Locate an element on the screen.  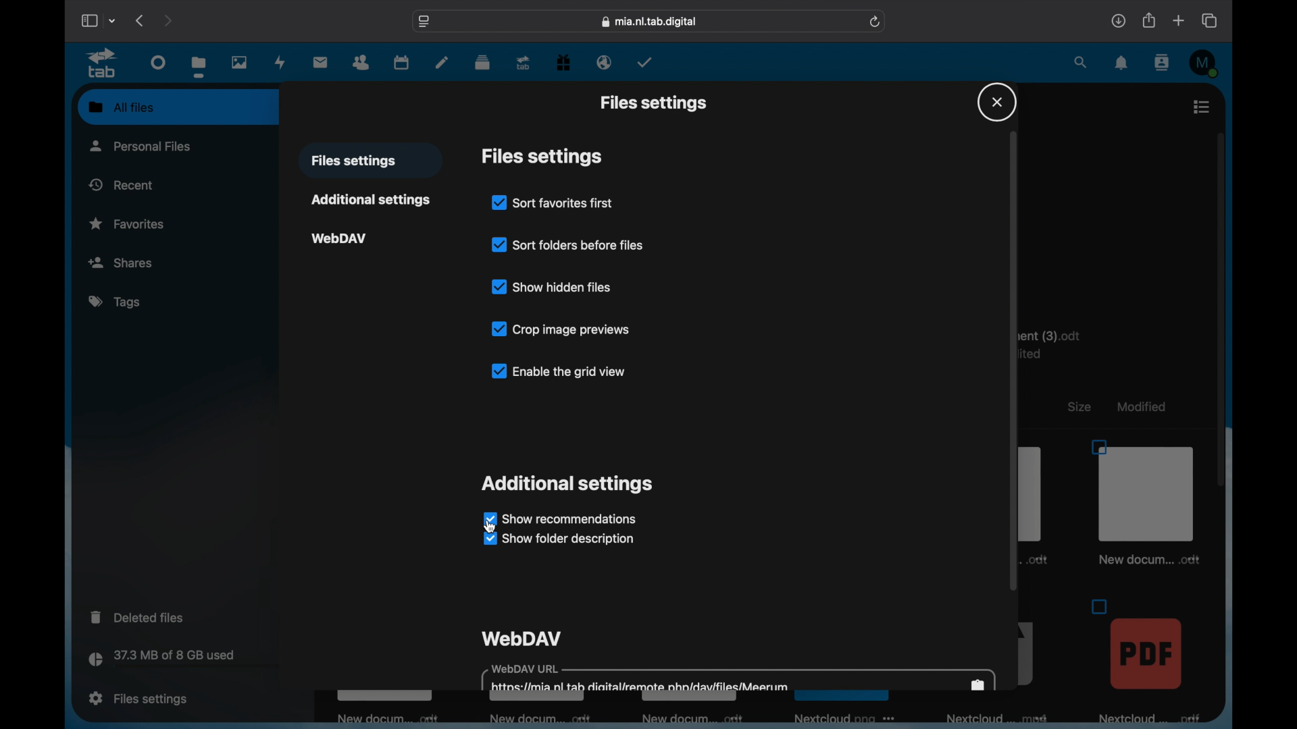
webdav is located at coordinates (522, 639).